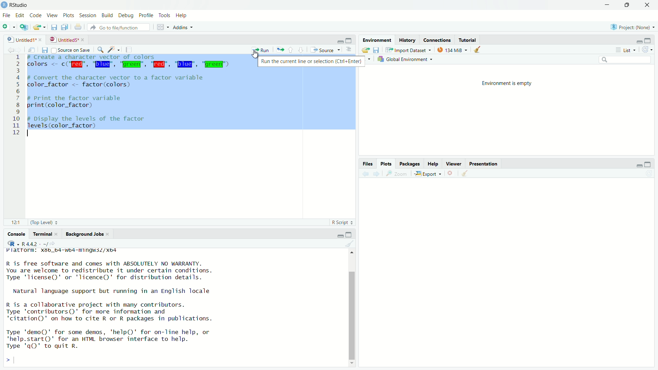 This screenshot has height=370, width=658. What do you see at coordinates (88, 15) in the screenshot?
I see `session` at bounding box center [88, 15].